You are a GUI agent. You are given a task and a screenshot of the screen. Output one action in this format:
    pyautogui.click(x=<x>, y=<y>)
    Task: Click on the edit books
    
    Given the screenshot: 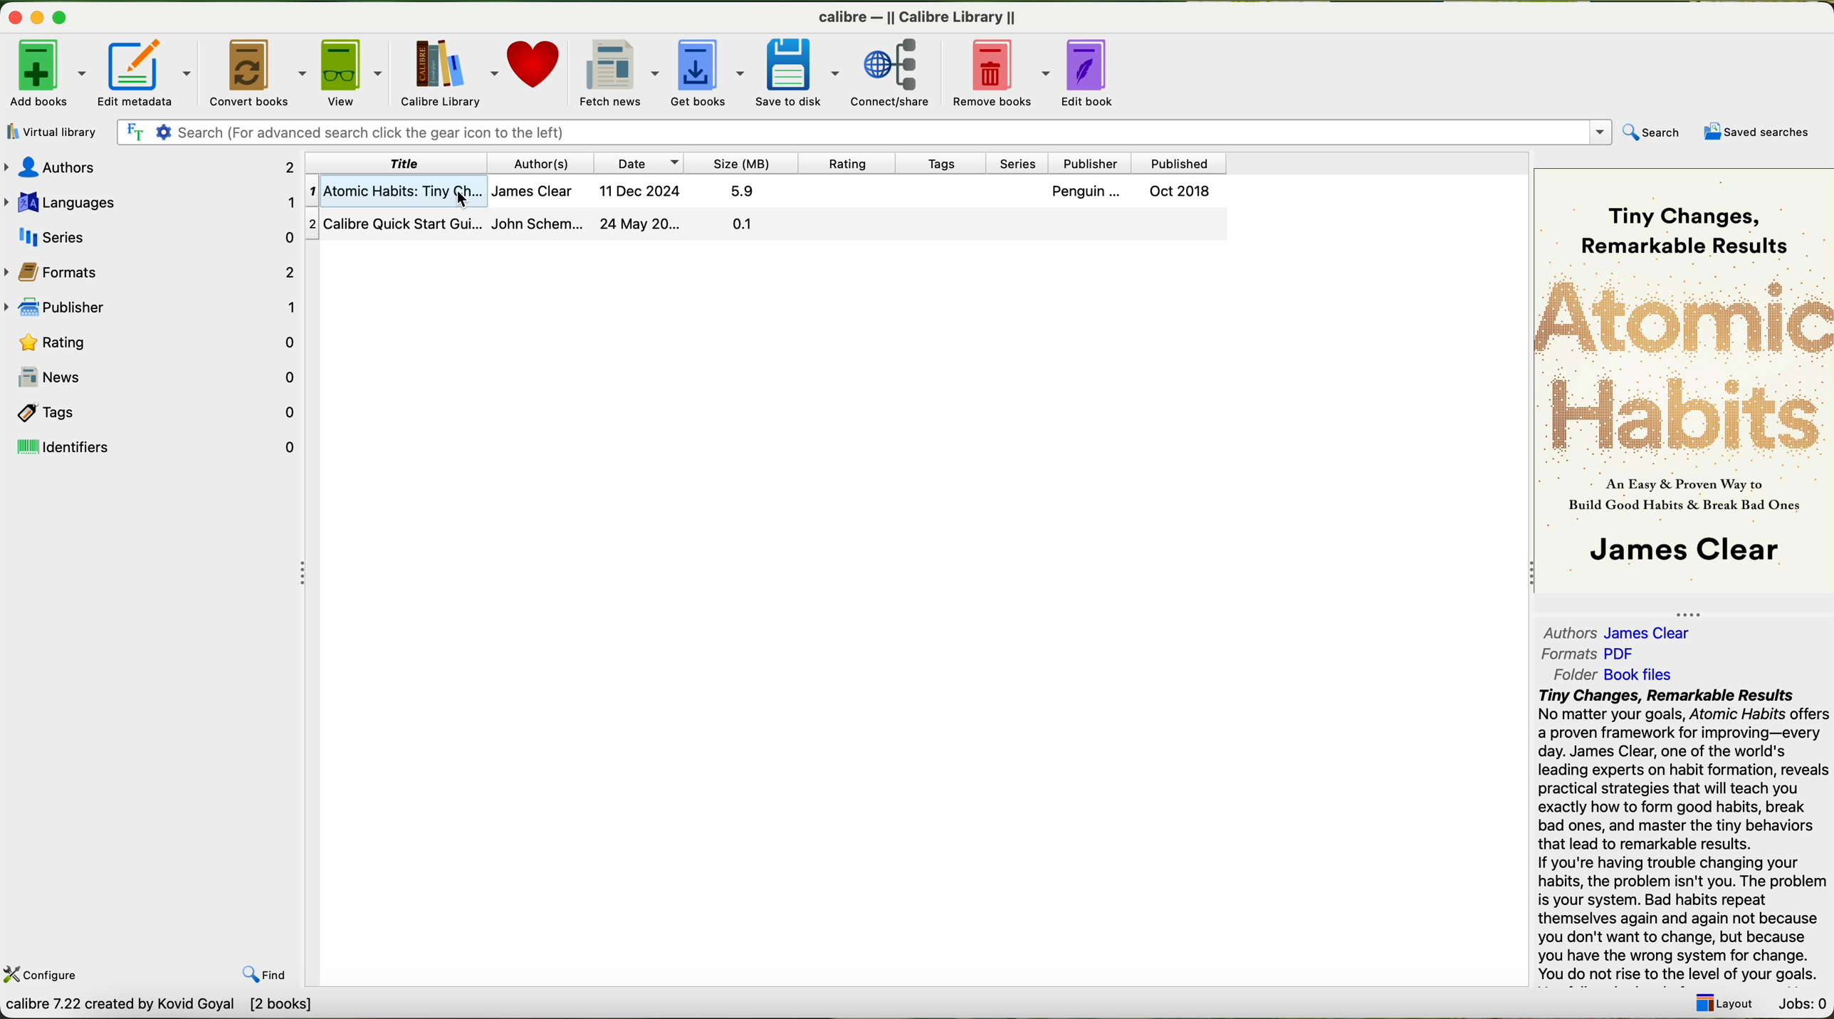 What is the action you would take?
    pyautogui.click(x=1091, y=74)
    